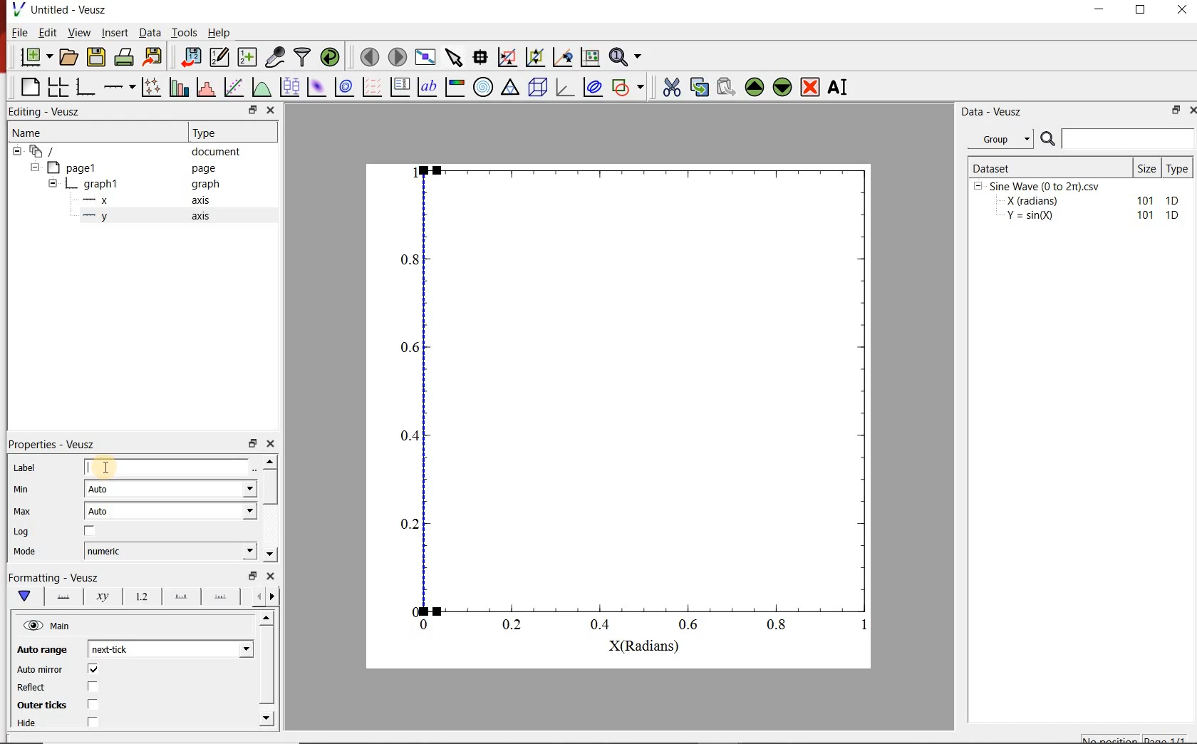 This screenshot has height=744, width=1197. I want to click on Search, so click(1118, 139).